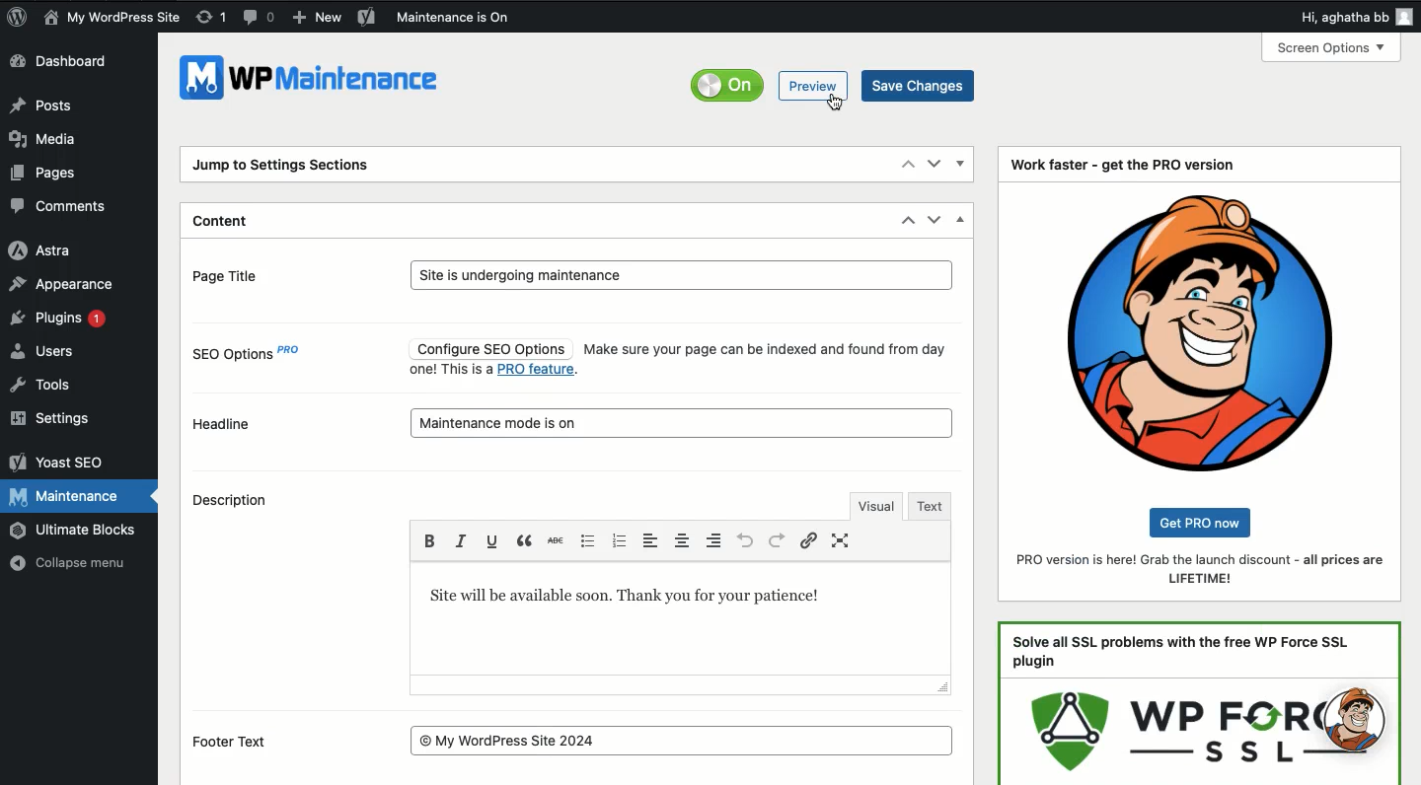  Describe the element at coordinates (962, 218) in the screenshot. I see `Hide` at that location.